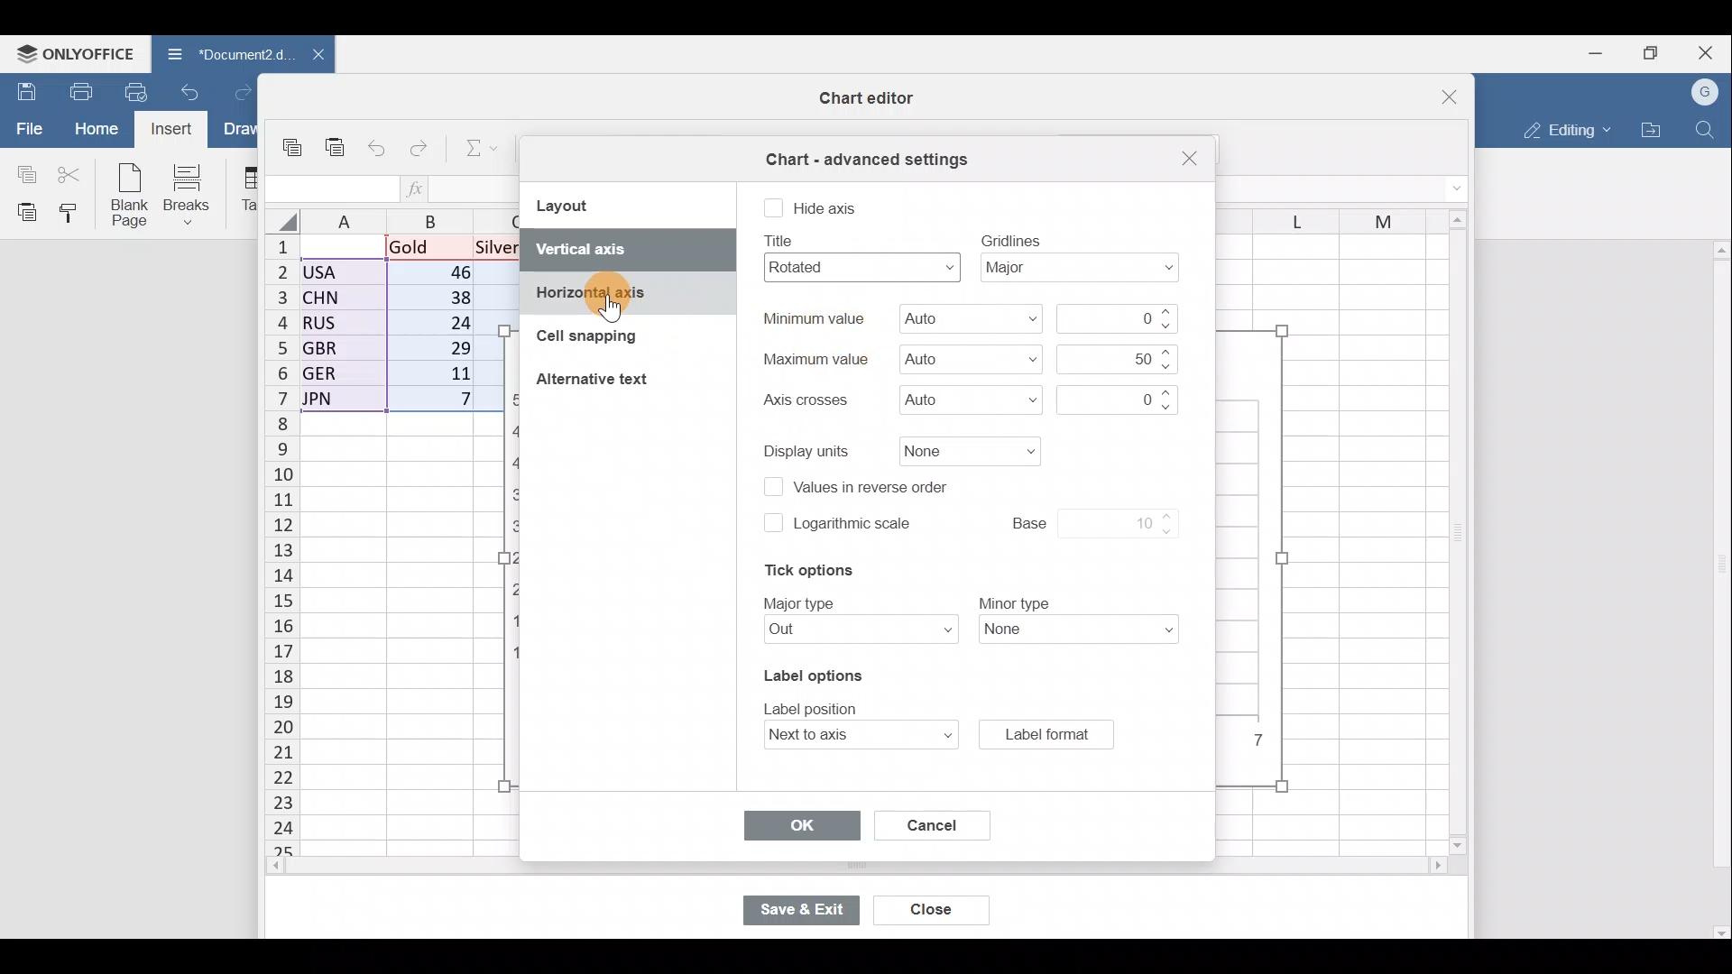  What do you see at coordinates (814, 358) in the screenshot?
I see `text` at bounding box center [814, 358].